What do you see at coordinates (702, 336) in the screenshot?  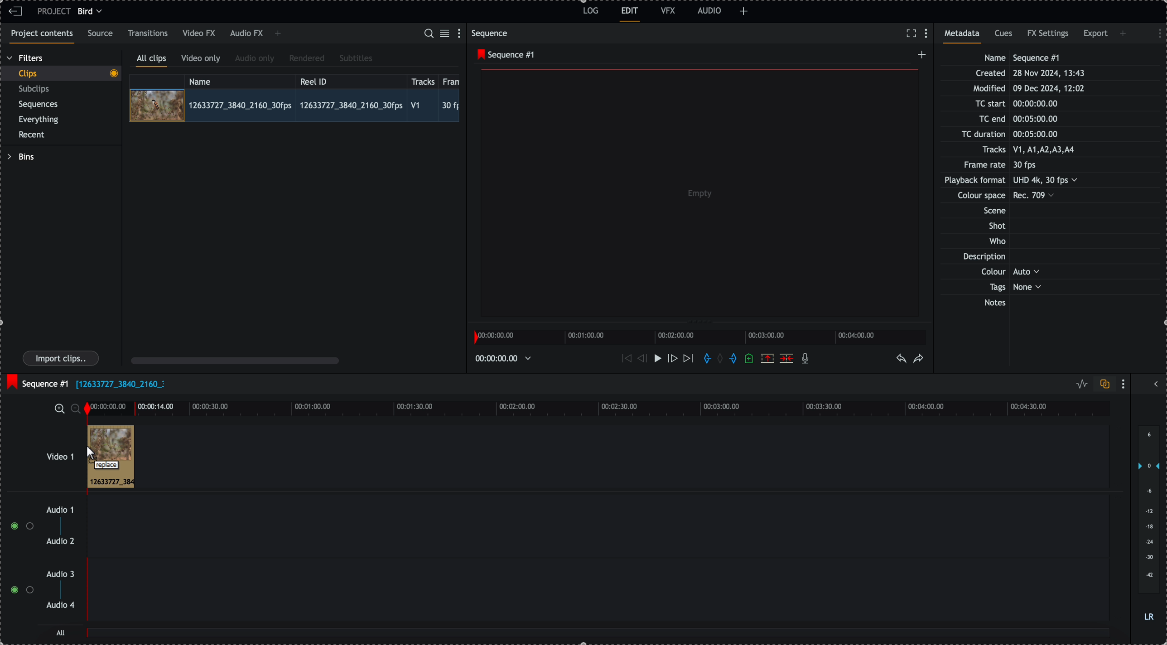 I see `timeline` at bounding box center [702, 336].